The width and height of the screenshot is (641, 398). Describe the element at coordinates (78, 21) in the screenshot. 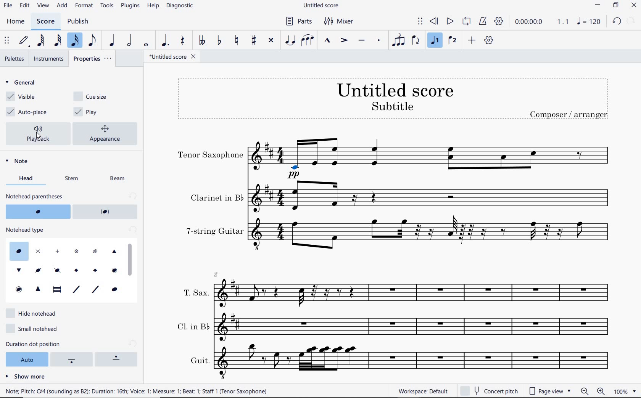

I see `PUBLISH` at that location.